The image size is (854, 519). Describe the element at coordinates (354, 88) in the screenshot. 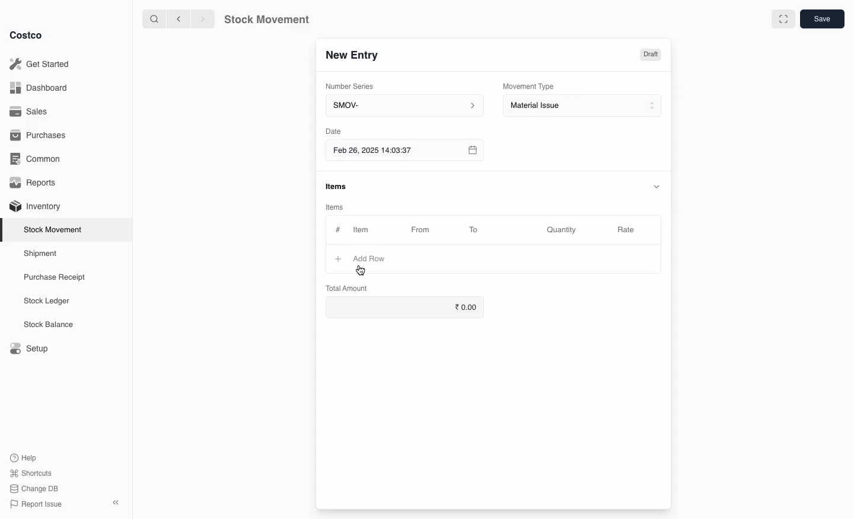

I see `Number Series` at that location.